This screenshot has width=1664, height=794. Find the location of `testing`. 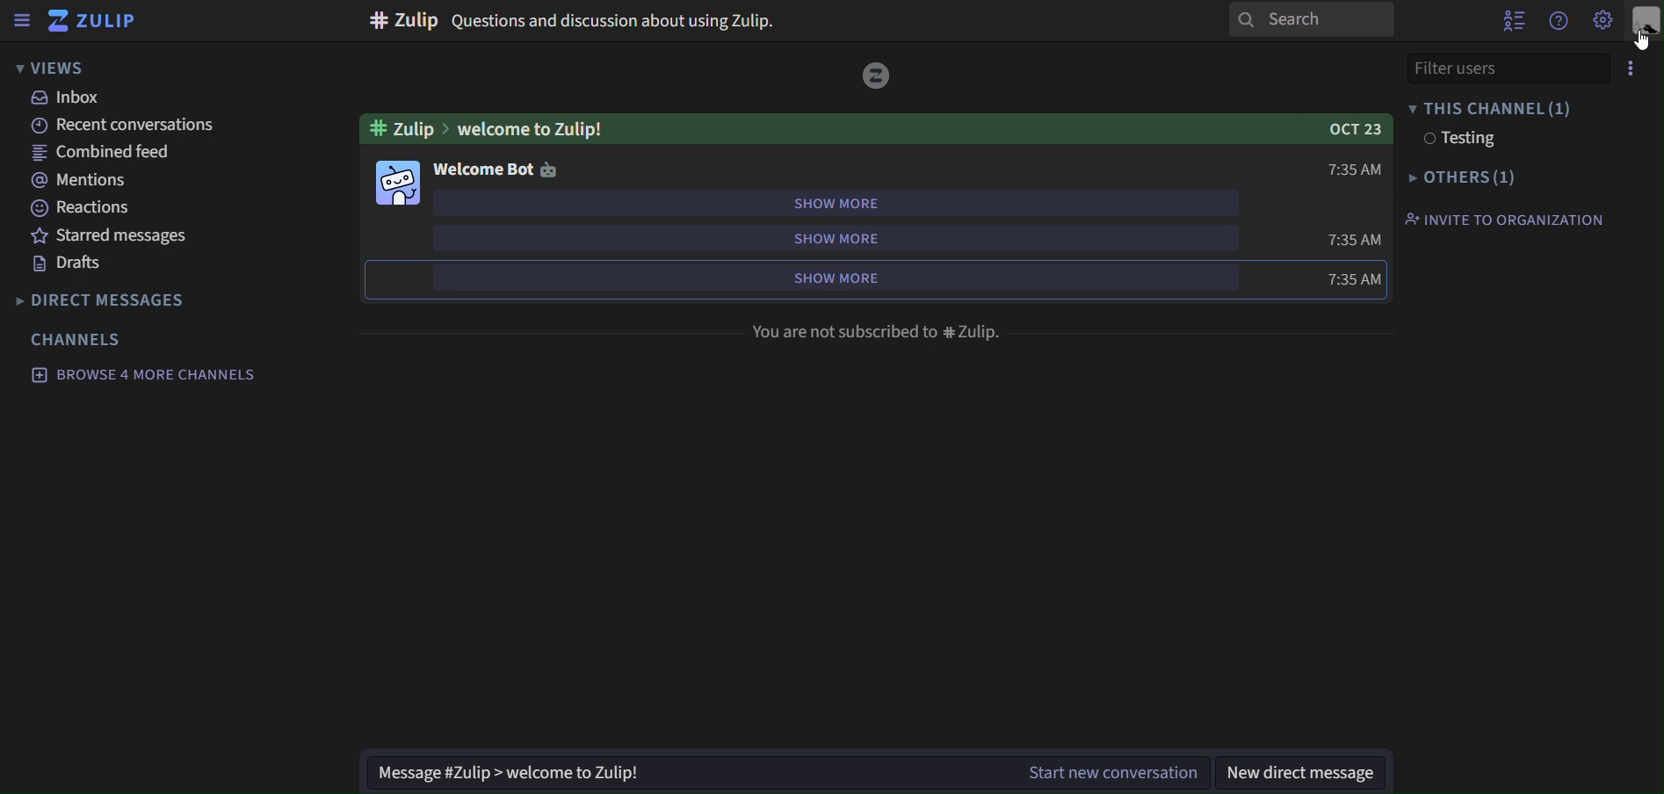

testing is located at coordinates (1456, 140).